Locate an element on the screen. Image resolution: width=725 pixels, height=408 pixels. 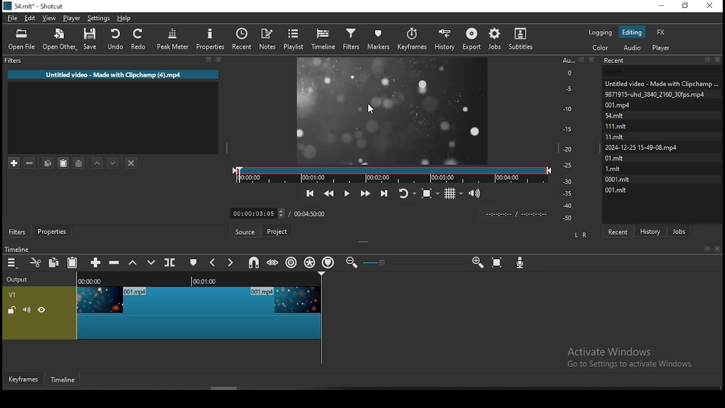
files is located at coordinates (617, 180).